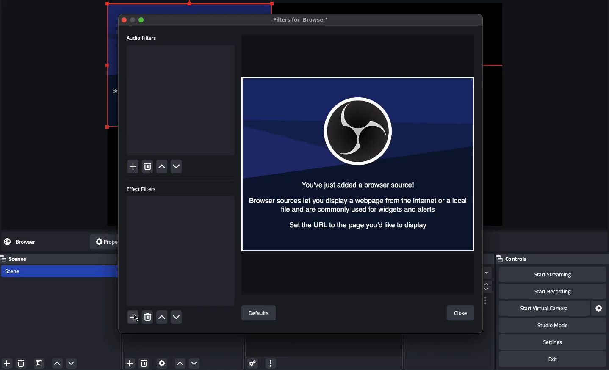 This screenshot has height=370, width=609. Describe the element at coordinates (551, 342) in the screenshot. I see `Settings` at that location.